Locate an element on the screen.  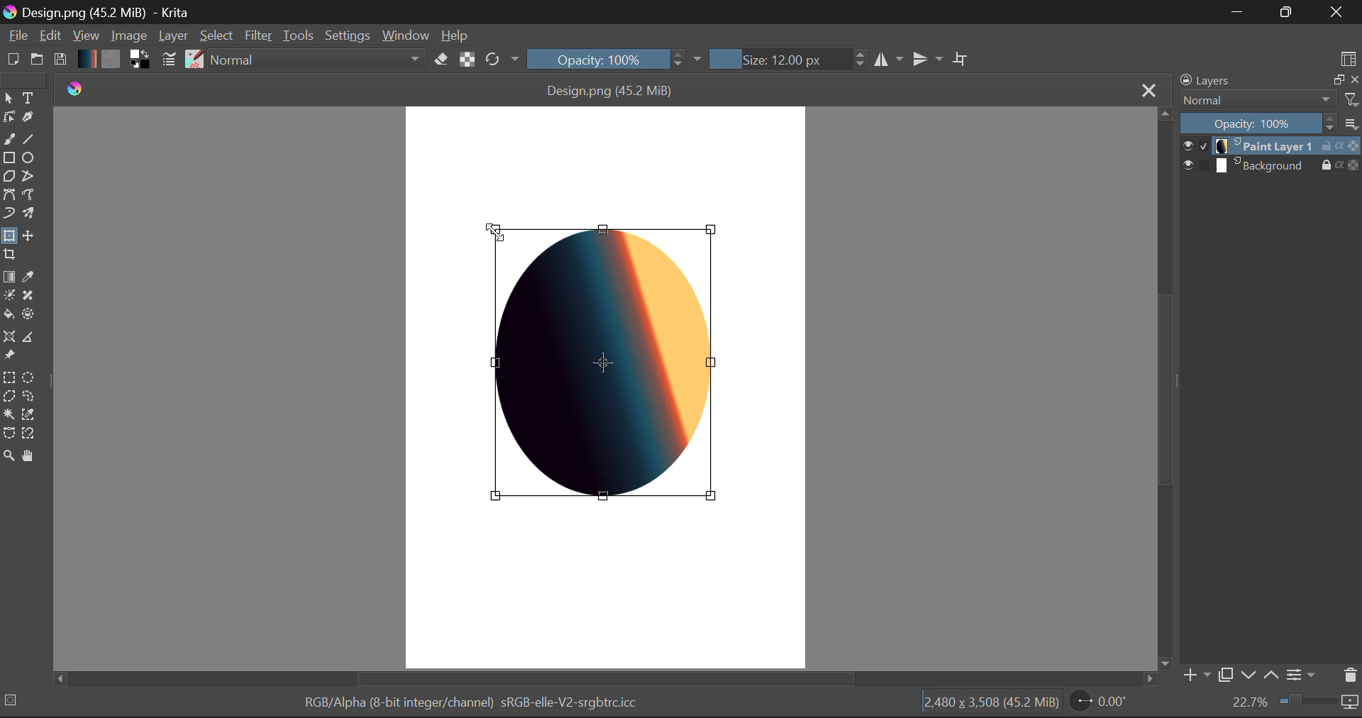
Brush Size is located at coordinates (785, 59).